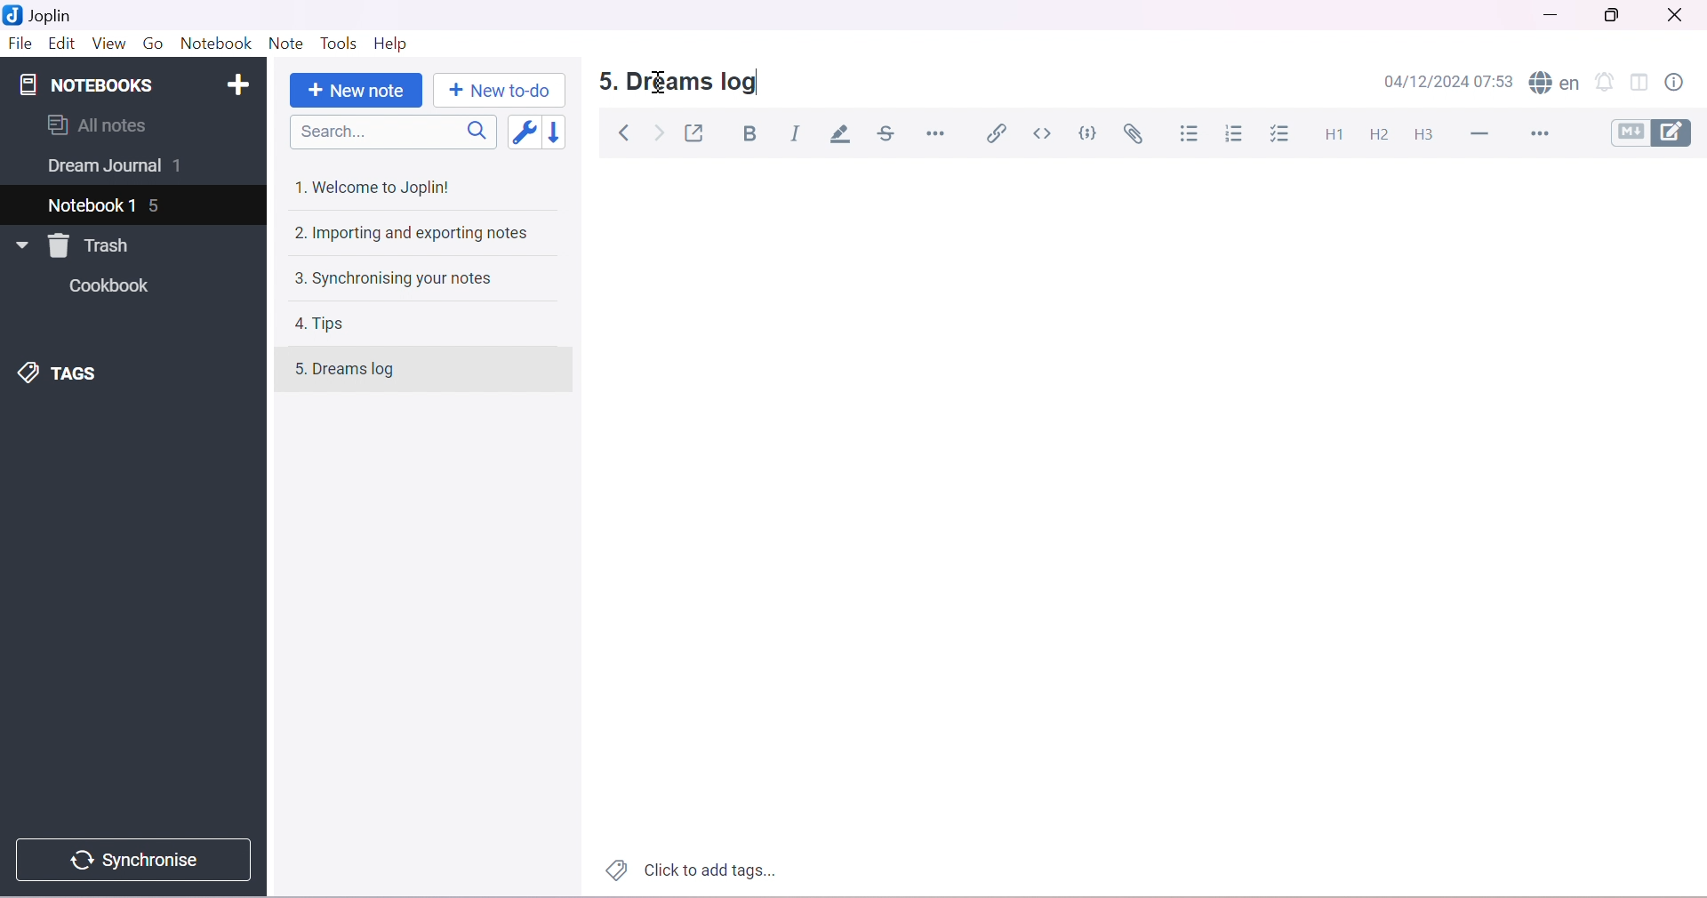 Image resolution: width=1707 pixels, height=898 pixels. What do you see at coordinates (1284, 134) in the screenshot?
I see `Checkbox` at bounding box center [1284, 134].